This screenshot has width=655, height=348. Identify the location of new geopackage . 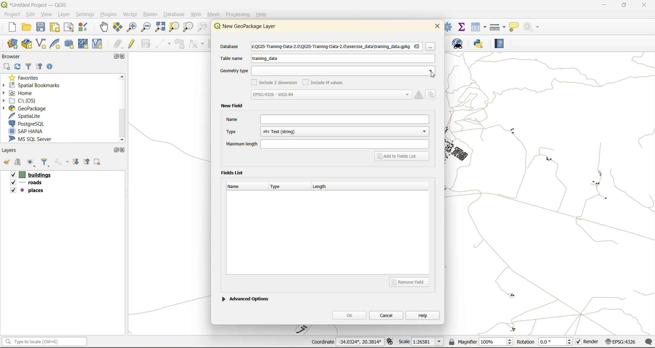
(27, 44).